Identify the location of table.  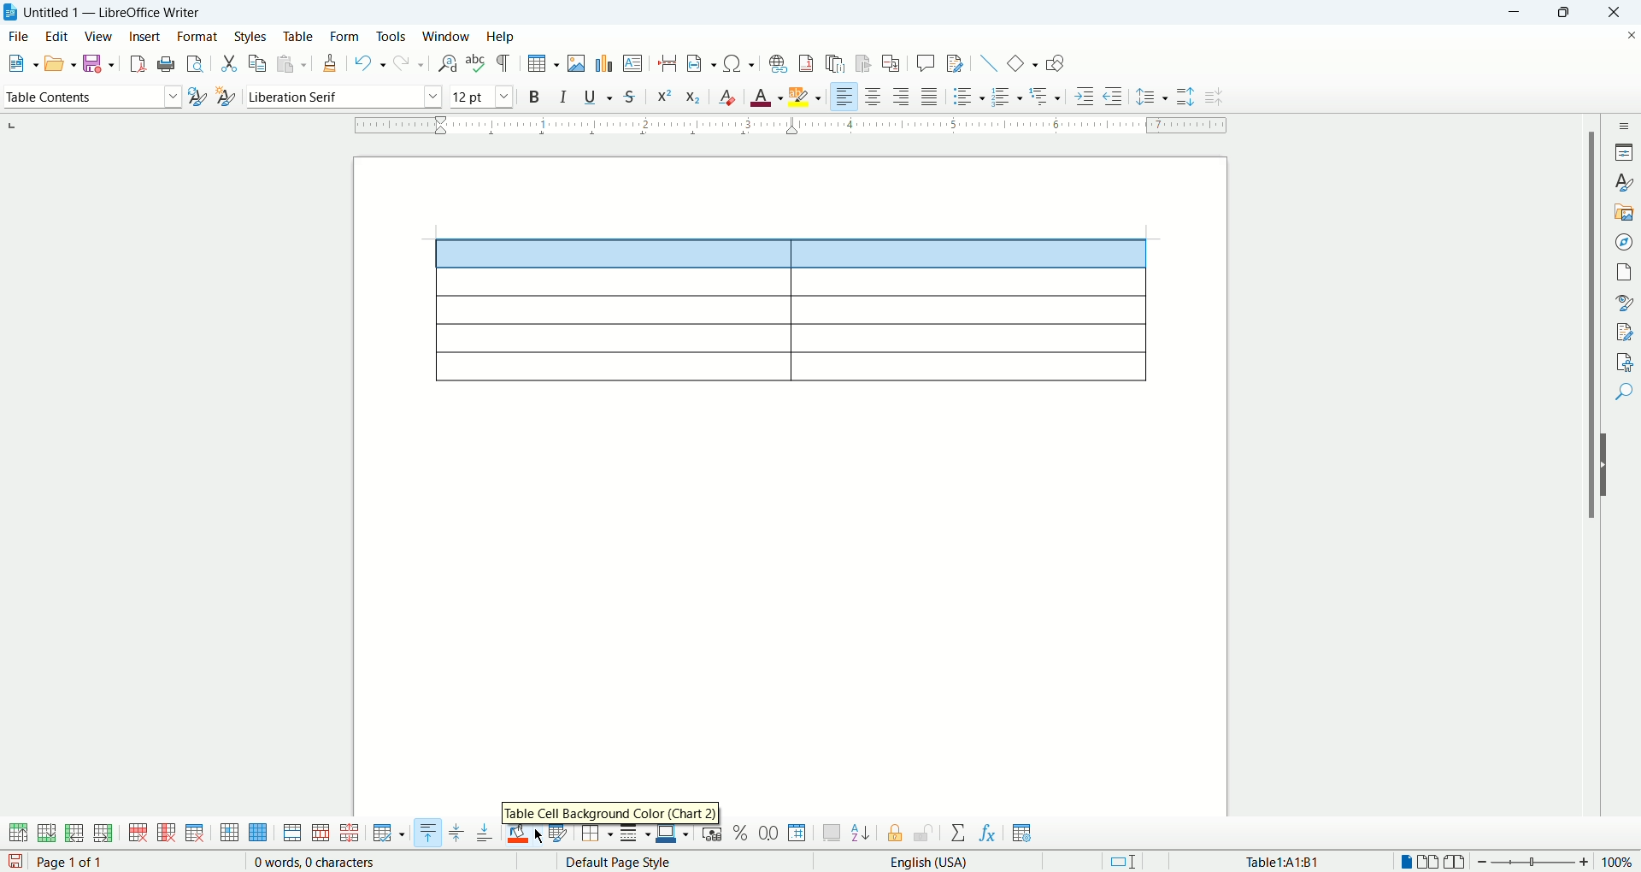
(298, 37).